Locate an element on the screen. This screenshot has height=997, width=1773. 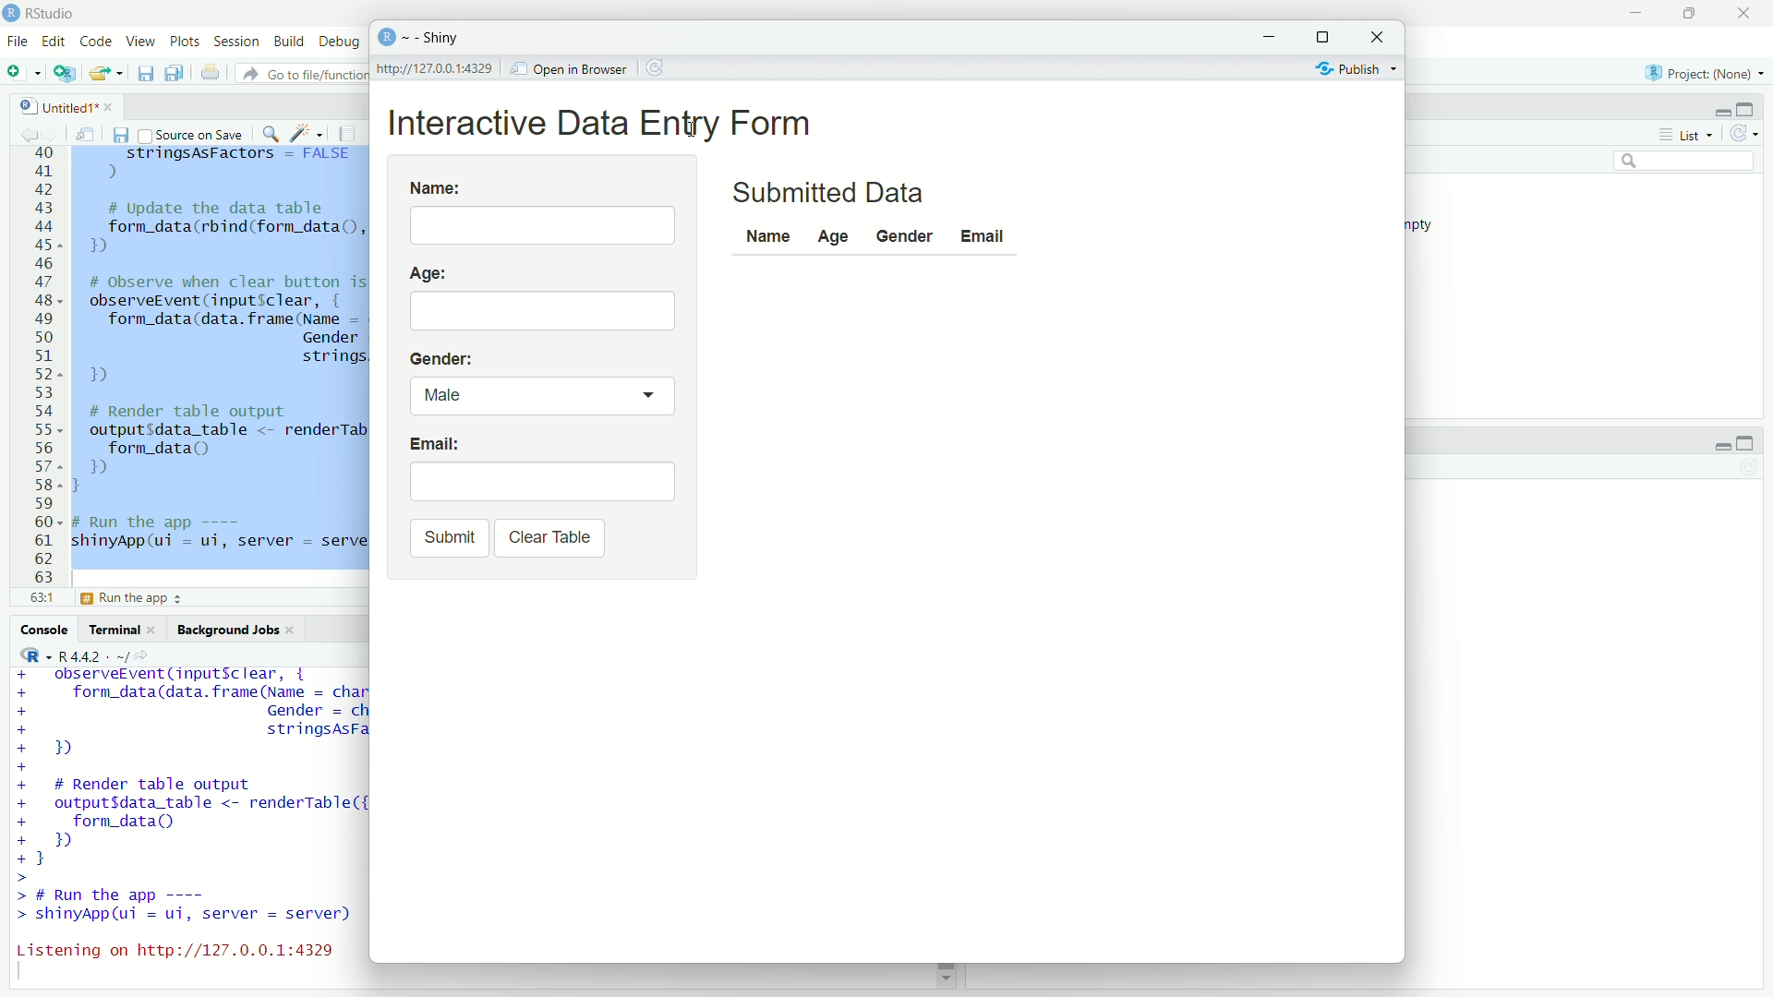
Plots is located at coordinates (185, 42).